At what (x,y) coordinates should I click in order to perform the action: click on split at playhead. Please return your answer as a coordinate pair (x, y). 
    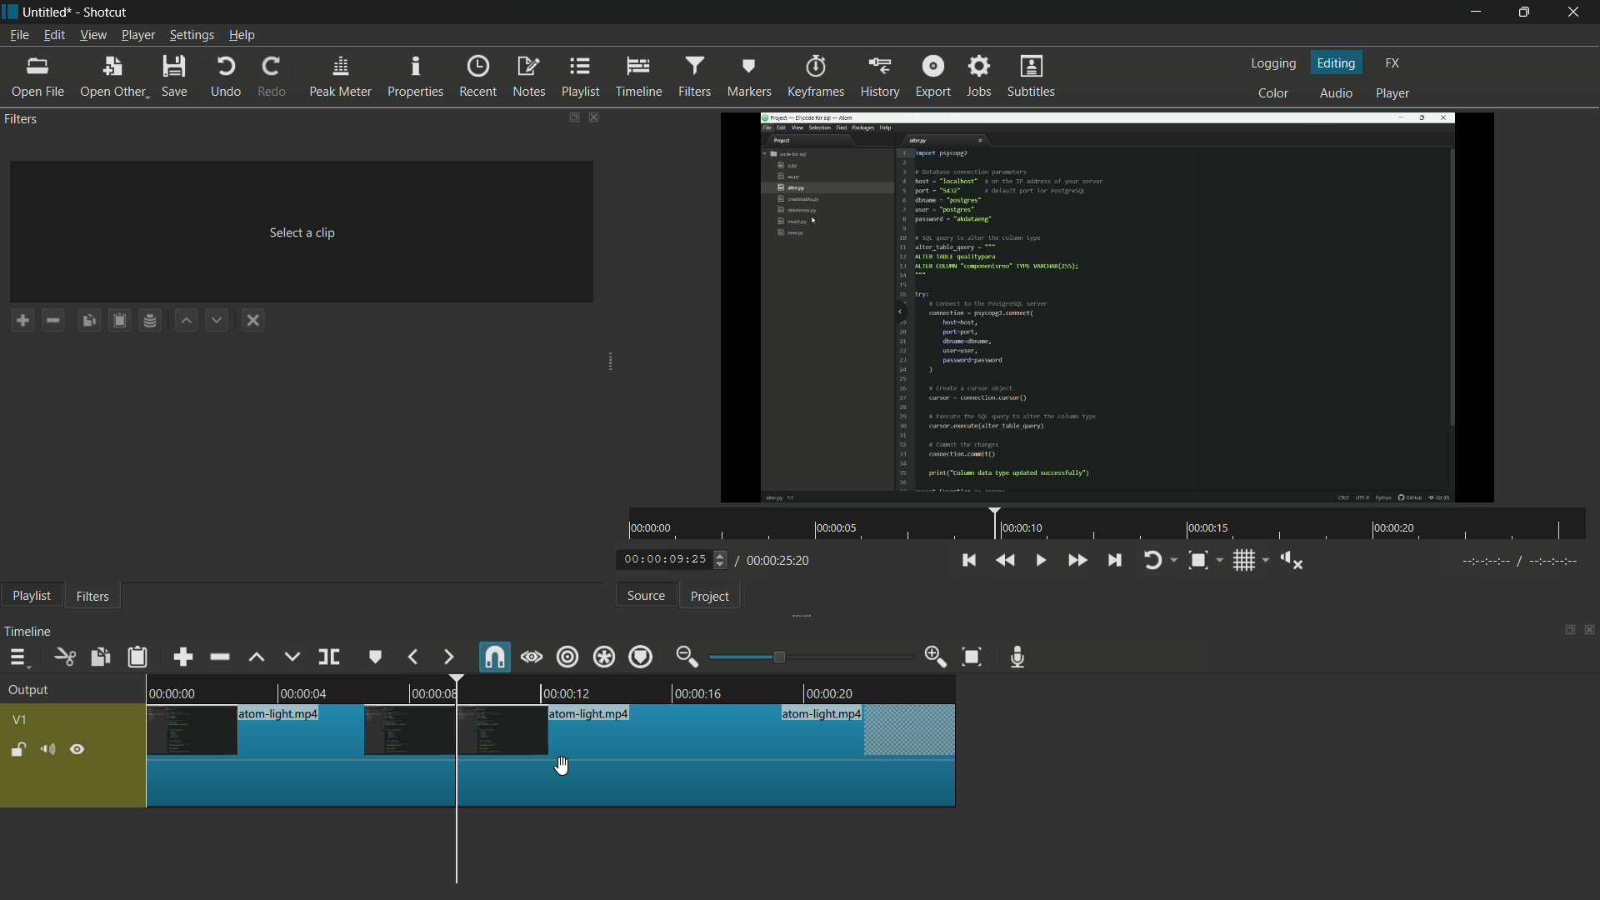
    Looking at the image, I should click on (329, 657).